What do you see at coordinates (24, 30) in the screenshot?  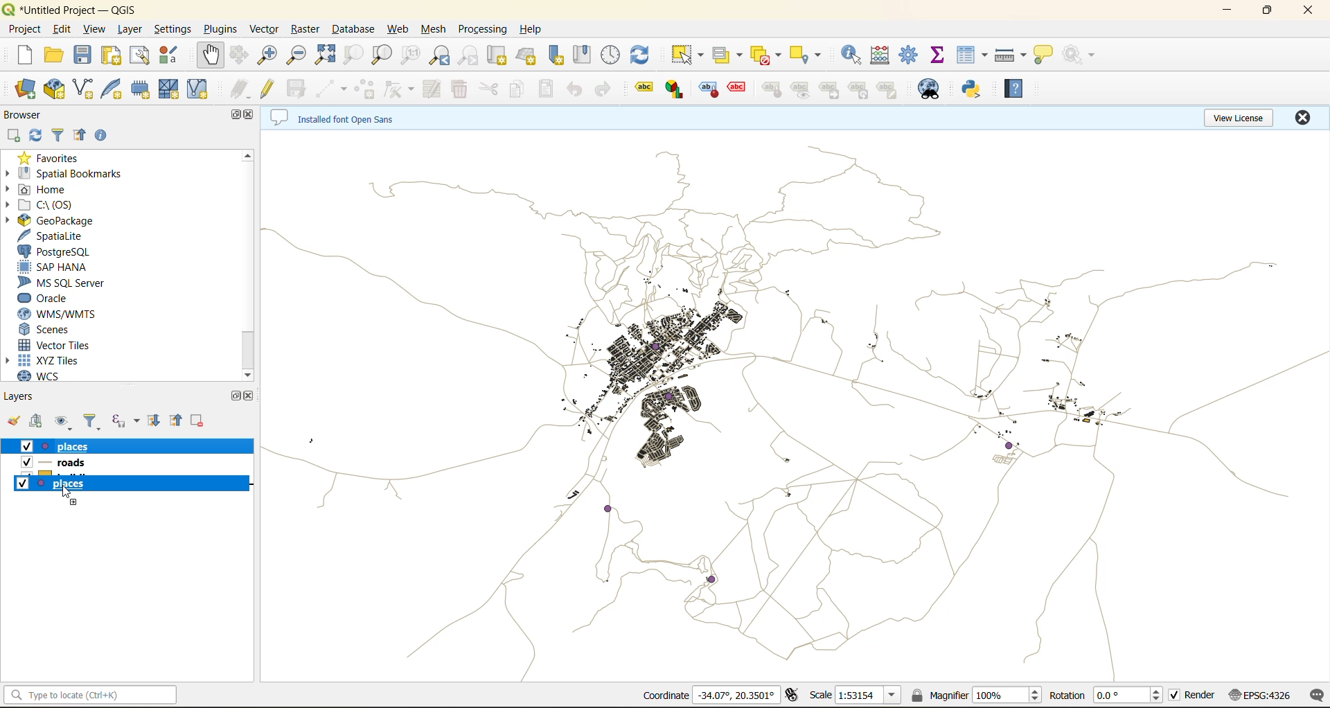 I see `project` at bounding box center [24, 30].